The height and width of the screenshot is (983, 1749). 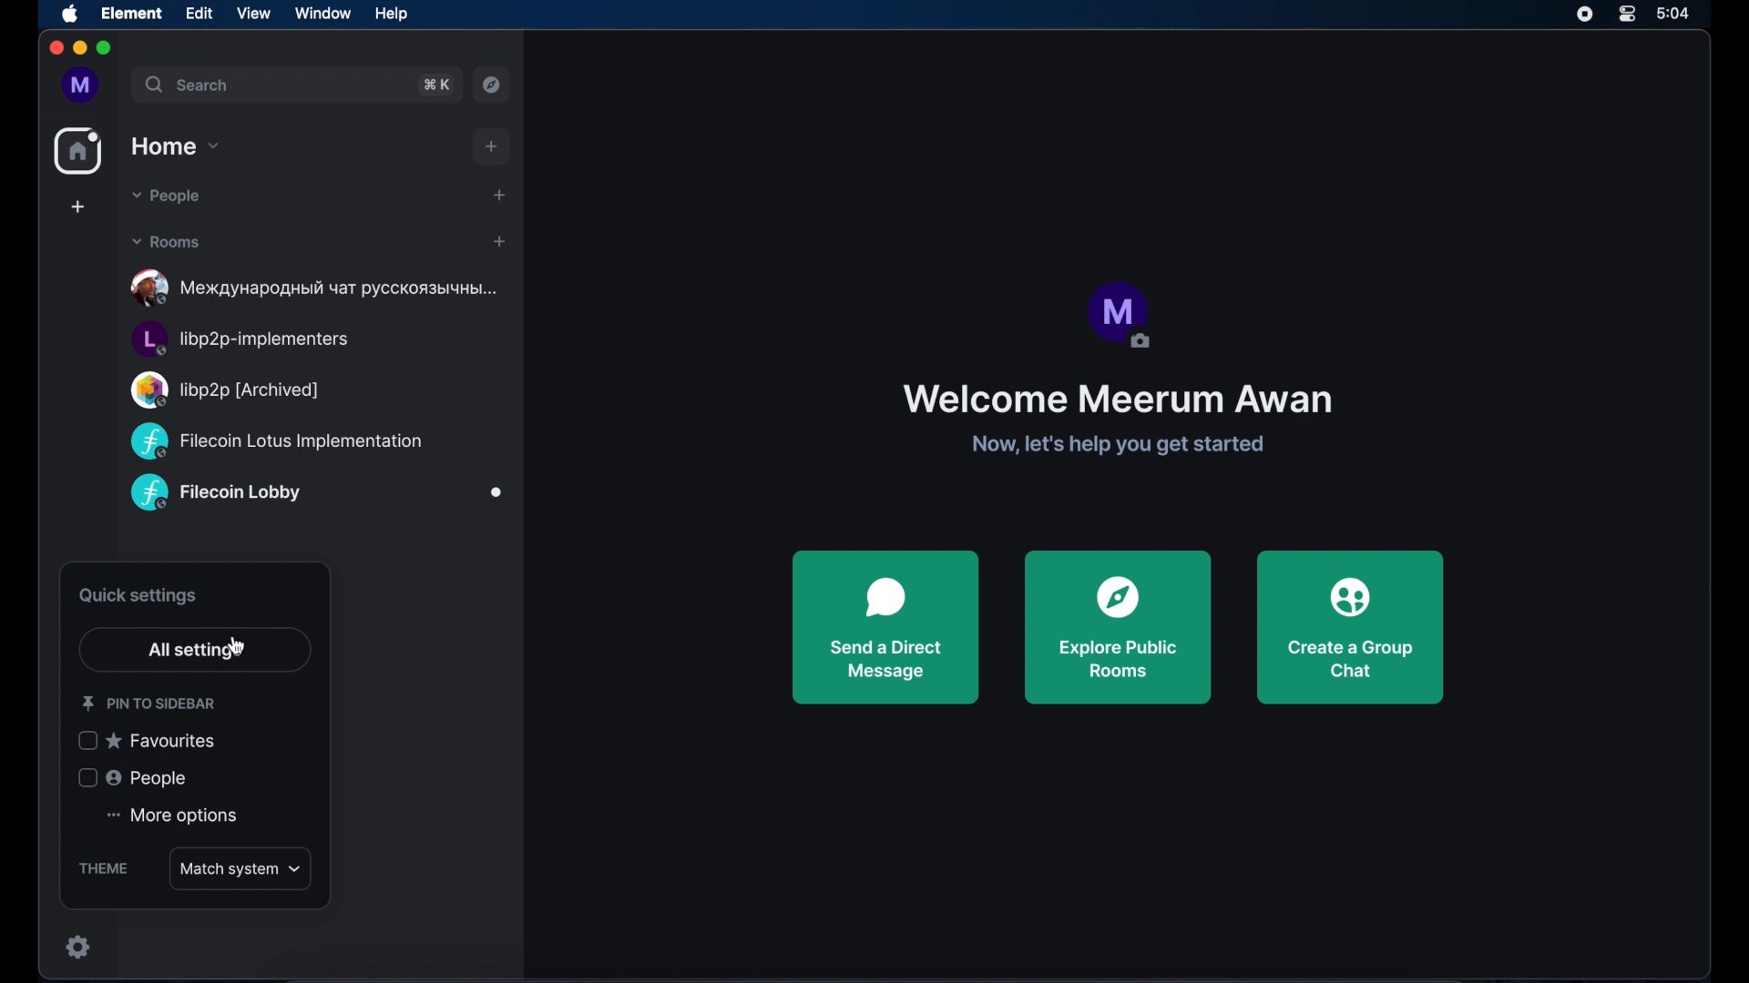 What do you see at coordinates (1352, 627) in the screenshot?
I see `create a group chat` at bounding box center [1352, 627].